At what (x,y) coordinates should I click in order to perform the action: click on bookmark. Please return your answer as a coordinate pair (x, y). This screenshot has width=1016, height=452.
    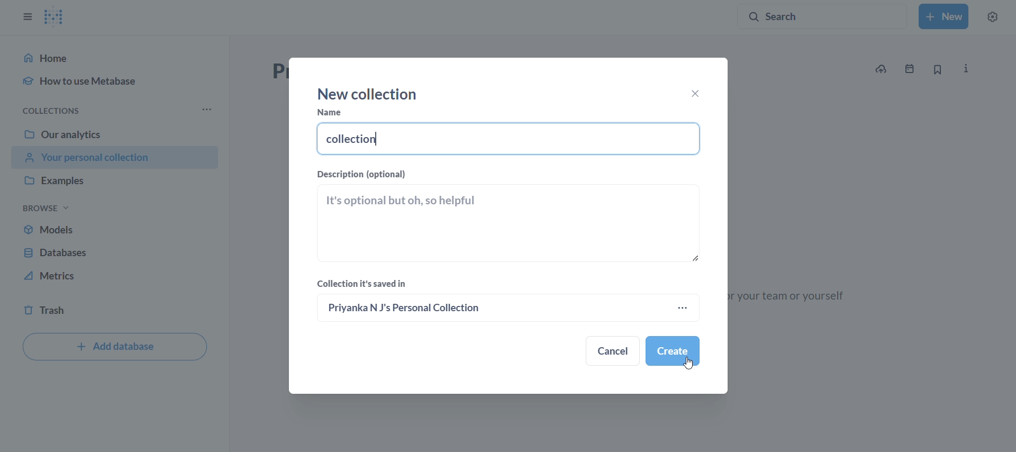
    Looking at the image, I should click on (938, 70).